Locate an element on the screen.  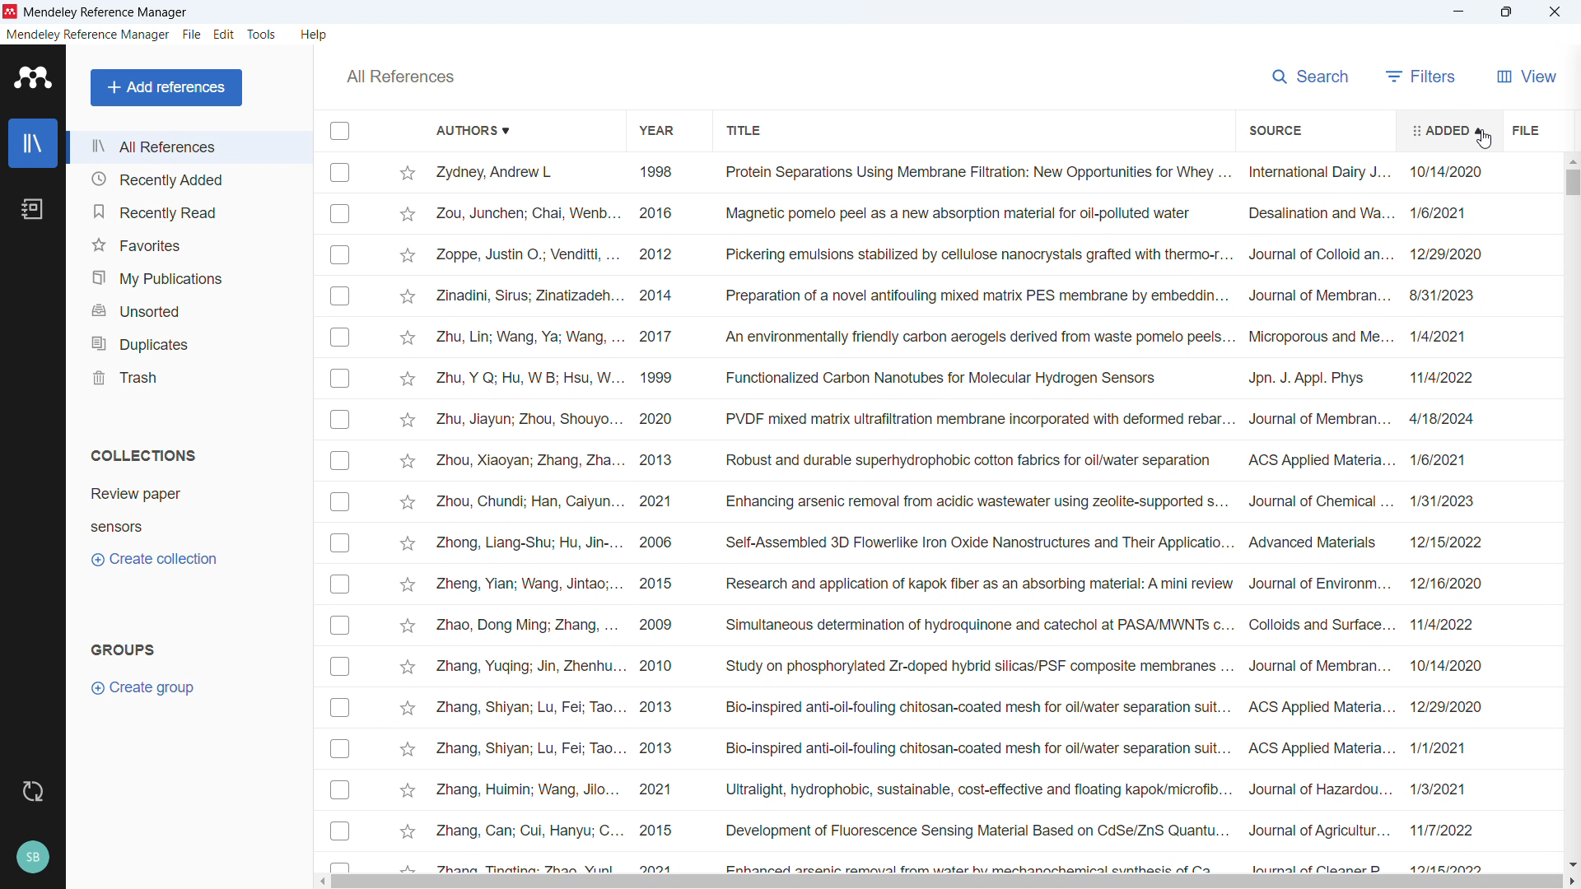
Create group  is located at coordinates (145, 687).